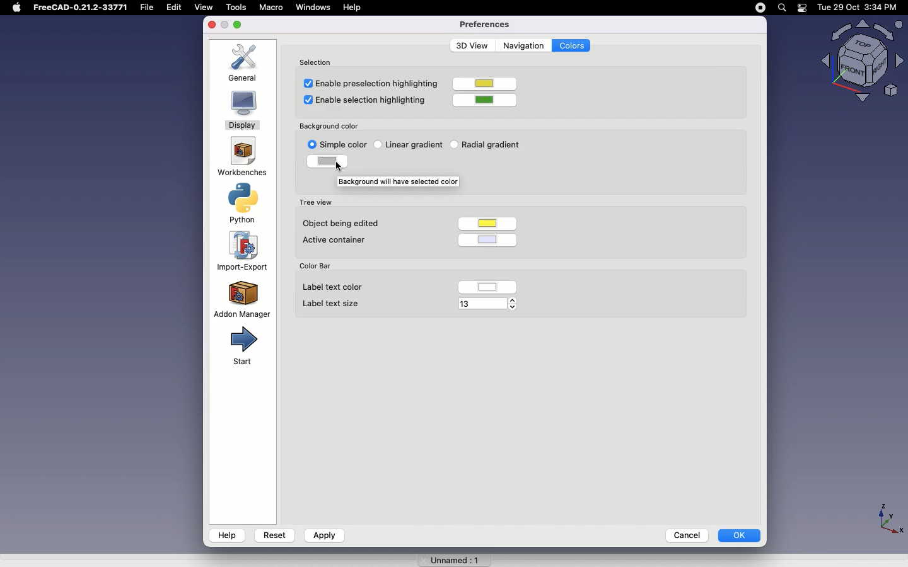 This screenshot has width=908, height=567. I want to click on Preferences, so click(484, 24).